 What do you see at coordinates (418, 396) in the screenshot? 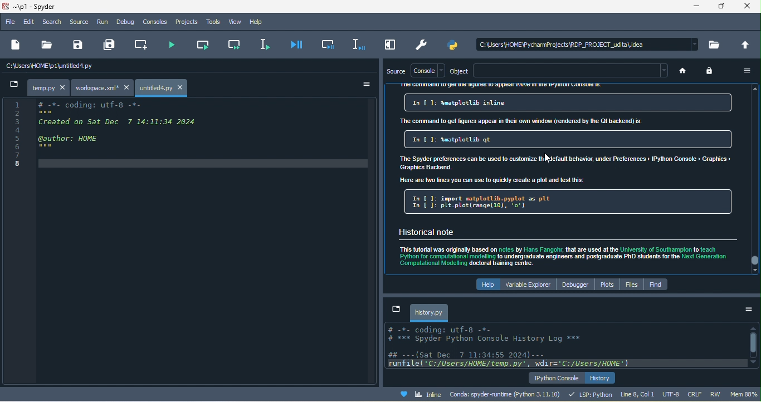
I see `inline` at bounding box center [418, 396].